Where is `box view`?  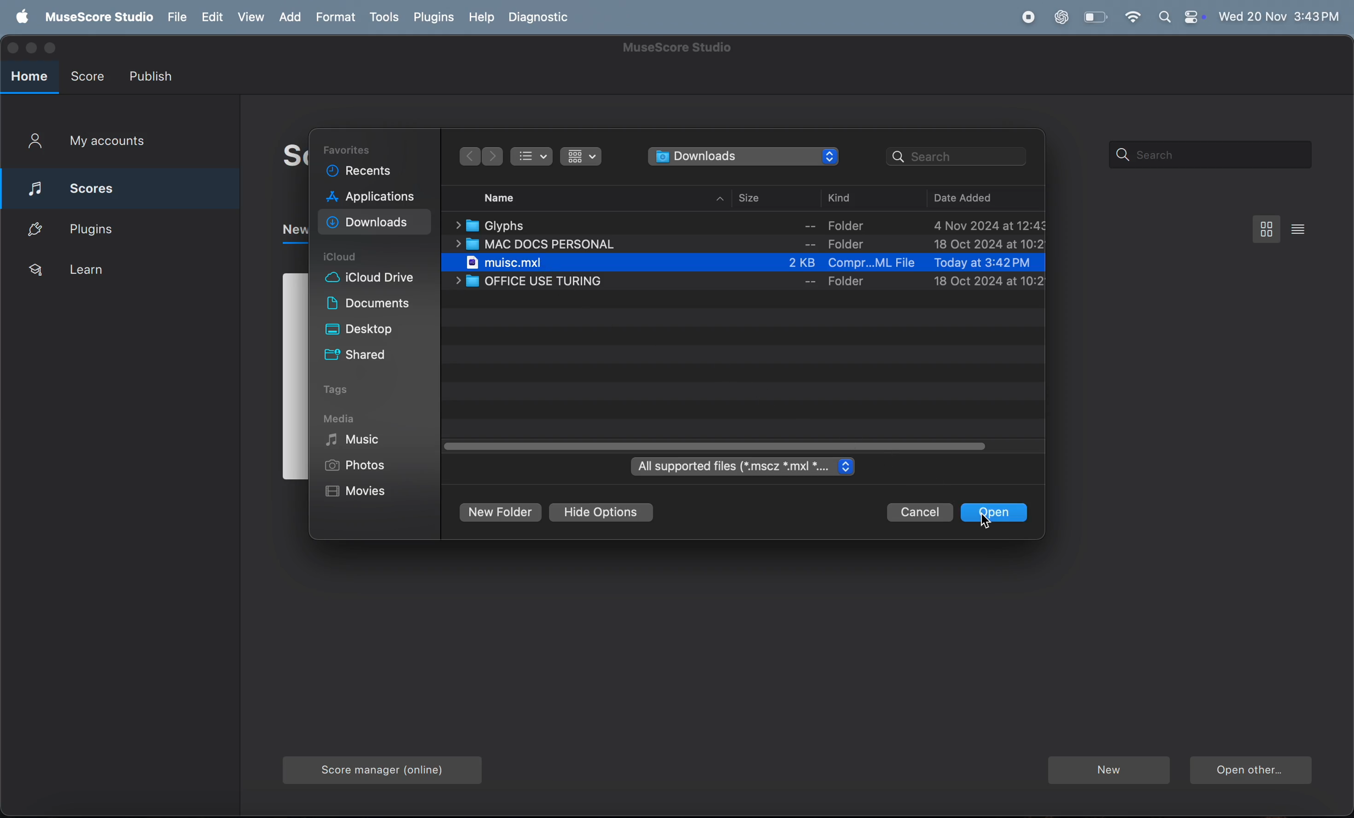 box view is located at coordinates (1264, 229).